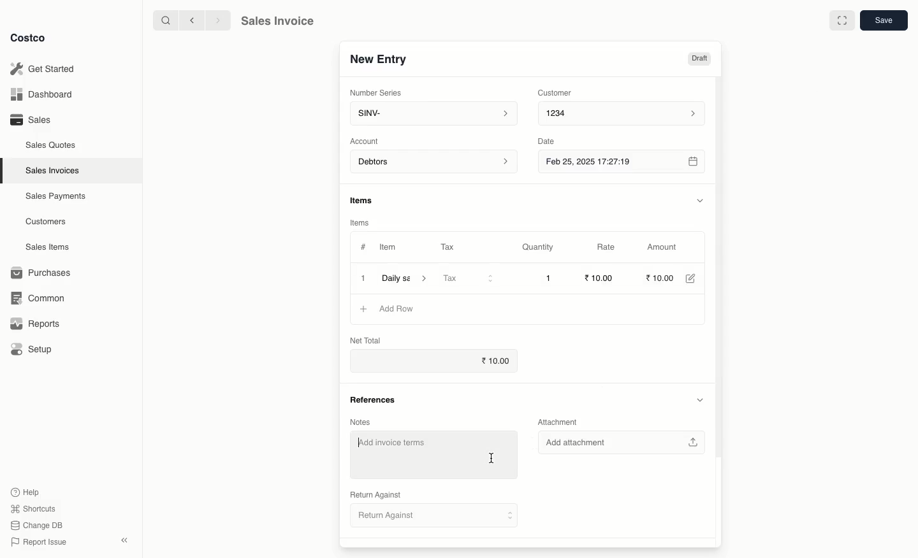  What do you see at coordinates (492, 362) in the screenshot?
I see `10.00` at bounding box center [492, 362].